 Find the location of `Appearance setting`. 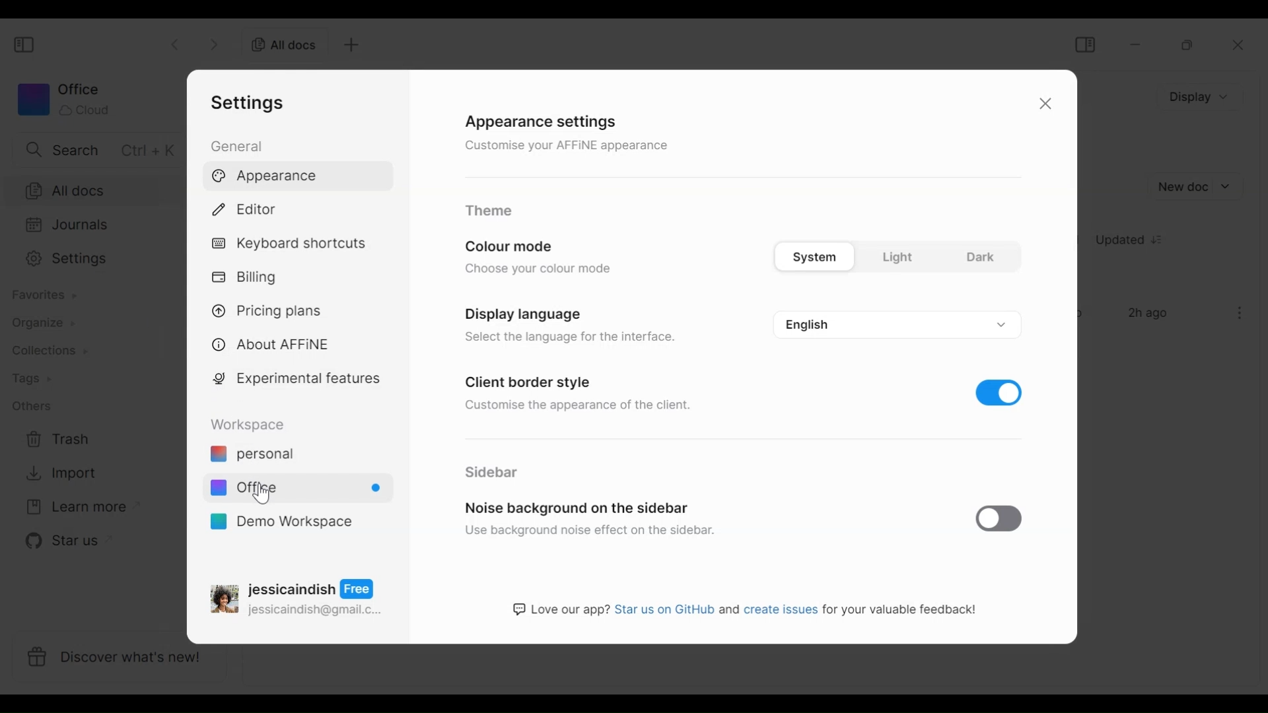

Appearance setting is located at coordinates (552, 119).